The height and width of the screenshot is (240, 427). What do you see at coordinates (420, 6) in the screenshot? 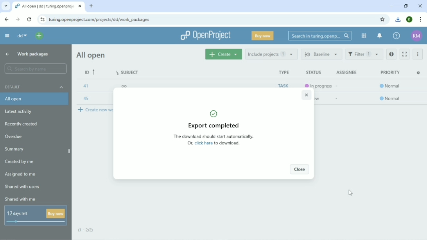
I see `Close` at bounding box center [420, 6].